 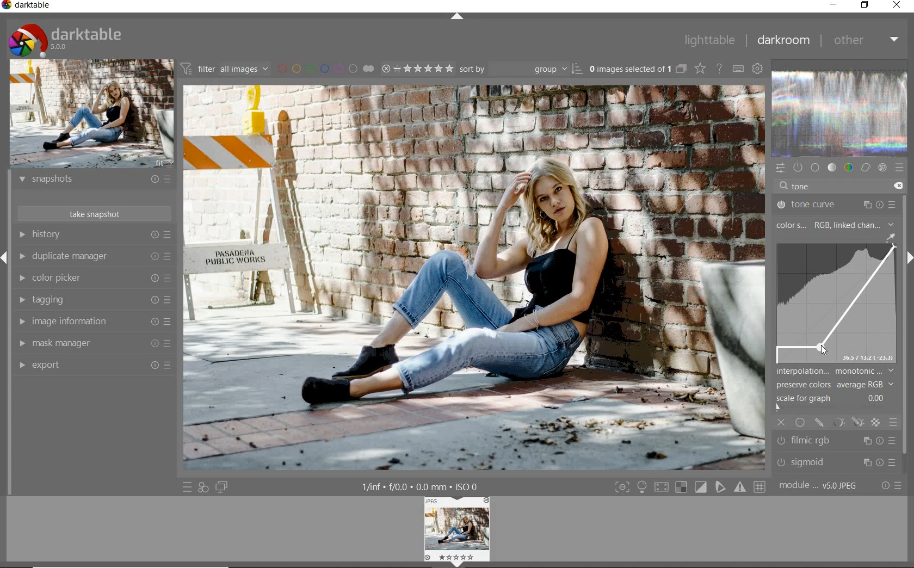 What do you see at coordinates (457, 532) in the screenshot?
I see `image preview` at bounding box center [457, 532].